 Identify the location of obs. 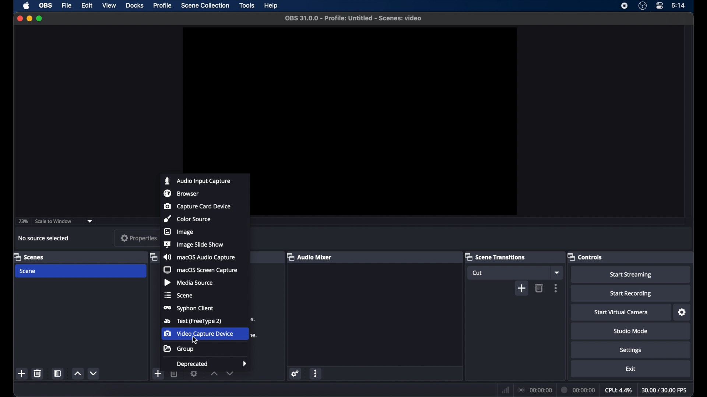
(46, 6).